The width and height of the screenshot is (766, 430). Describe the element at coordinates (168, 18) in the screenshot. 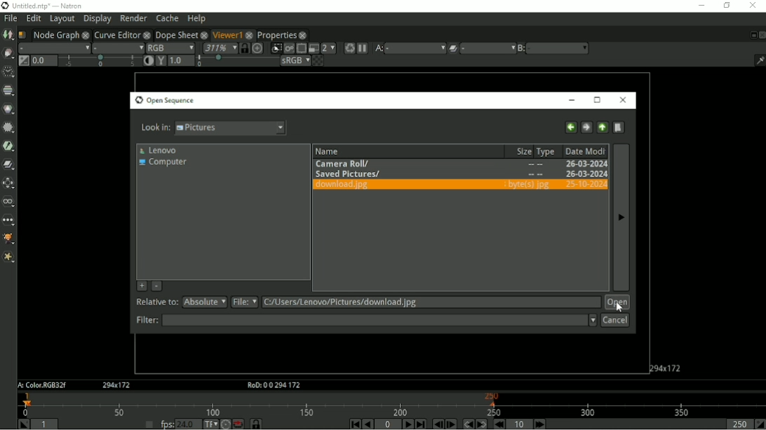

I see `Cache` at that location.